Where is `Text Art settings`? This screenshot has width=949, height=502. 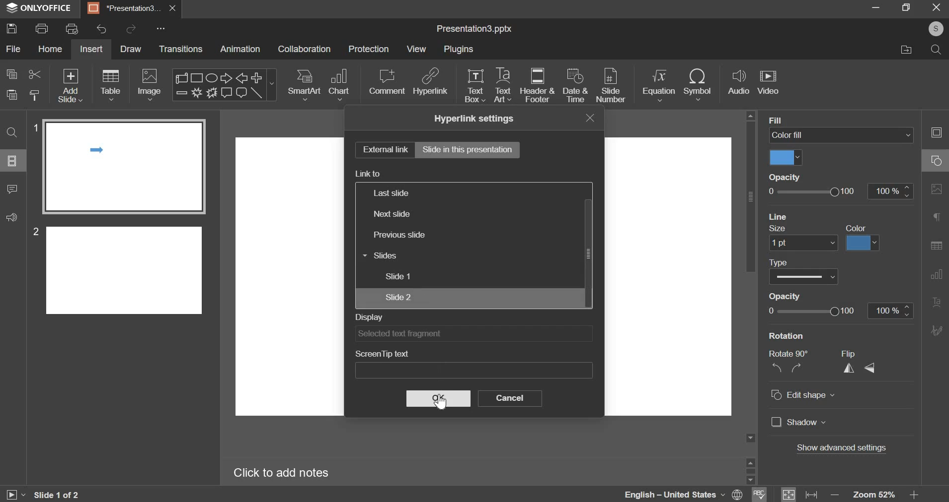 Text Art settings is located at coordinates (937, 303).